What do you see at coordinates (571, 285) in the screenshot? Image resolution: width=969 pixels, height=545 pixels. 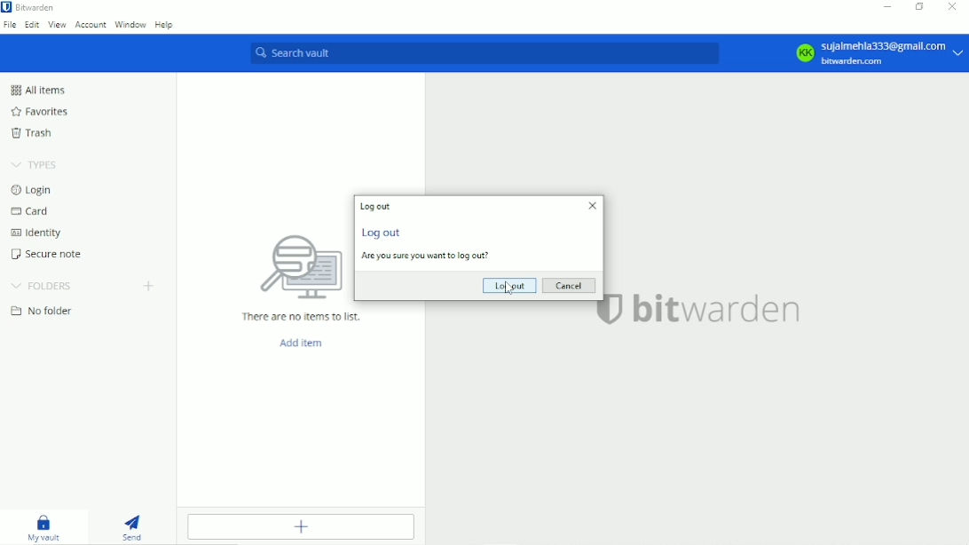 I see `Cancel` at bounding box center [571, 285].